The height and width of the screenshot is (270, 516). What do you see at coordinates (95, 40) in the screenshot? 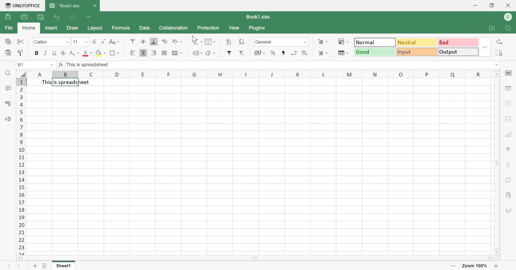
I see `Increment Font size` at bounding box center [95, 40].